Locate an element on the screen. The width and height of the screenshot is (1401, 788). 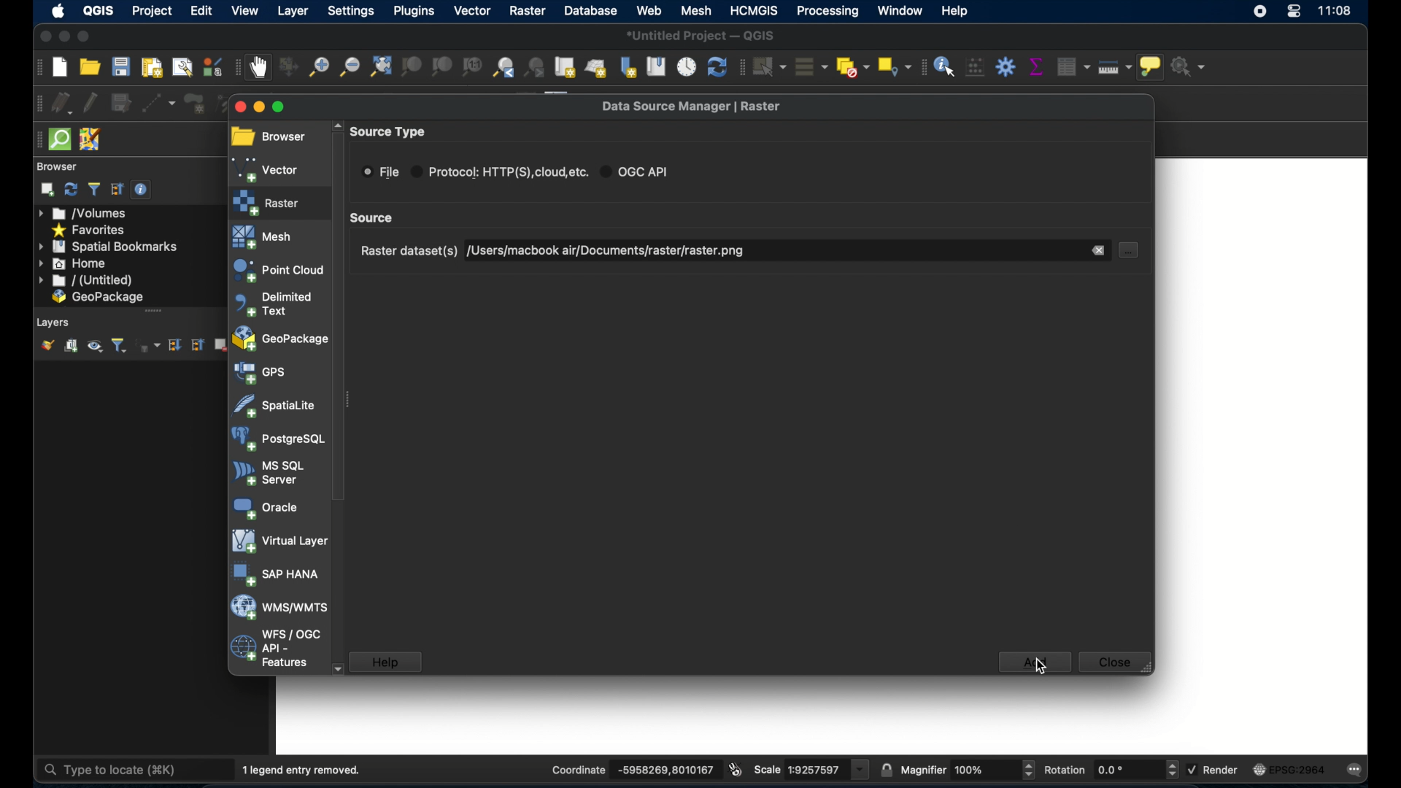
plugins is located at coordinates (413, 12).